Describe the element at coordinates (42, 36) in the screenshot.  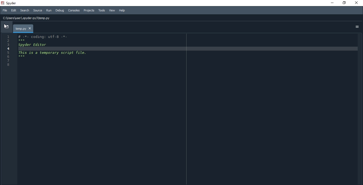
I see `1 # -*- coding: utf-8 -*-` at that location.